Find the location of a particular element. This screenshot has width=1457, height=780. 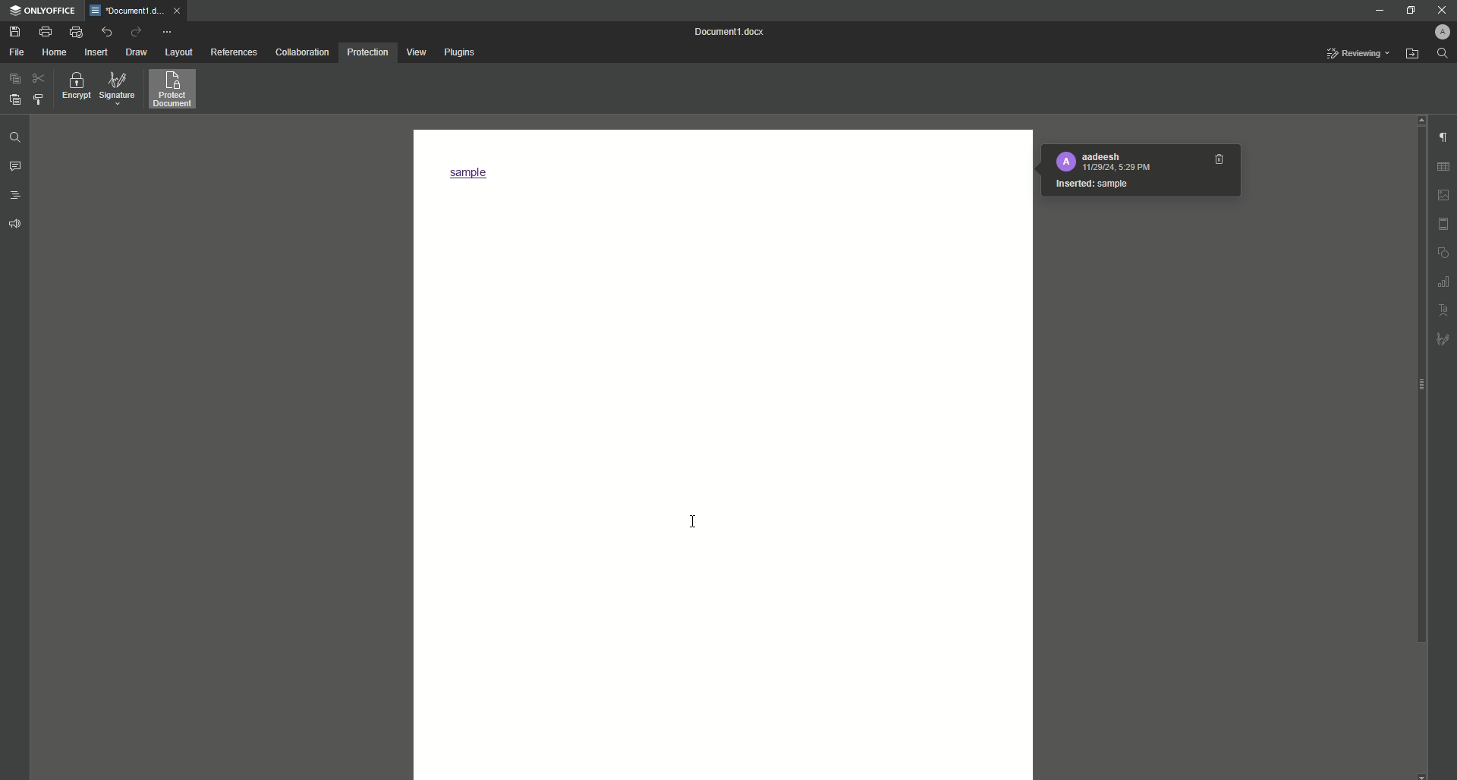

Protect Document is located at coordinates (177, 89).